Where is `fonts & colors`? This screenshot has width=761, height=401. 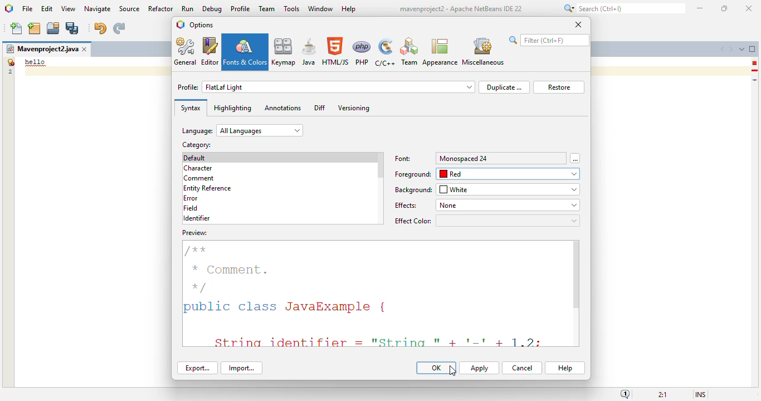 fonts & colors is located at coordinates (245, 52).